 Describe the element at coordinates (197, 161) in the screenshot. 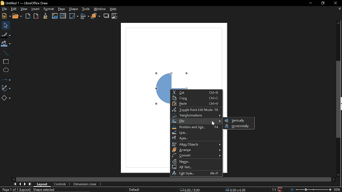

I see `Name` at that location.